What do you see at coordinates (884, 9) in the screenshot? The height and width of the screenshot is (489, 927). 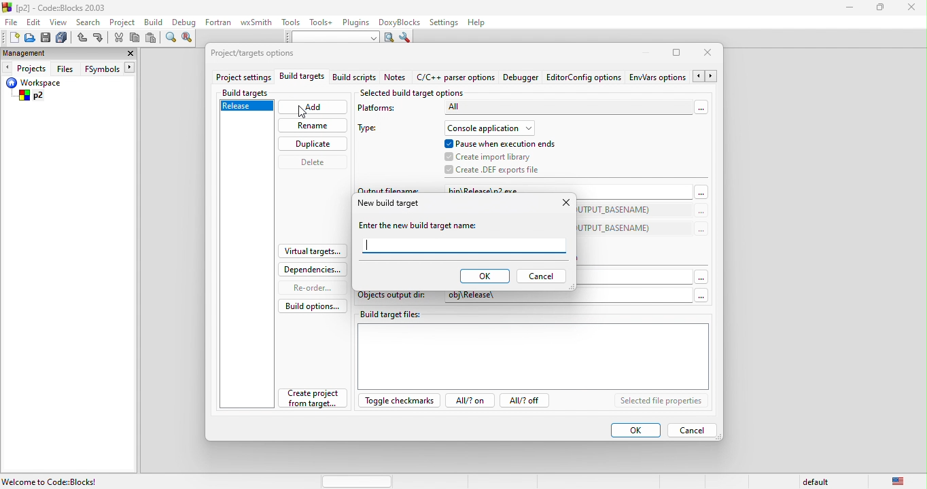 I see `maximize` at bounding box center [884, 9].